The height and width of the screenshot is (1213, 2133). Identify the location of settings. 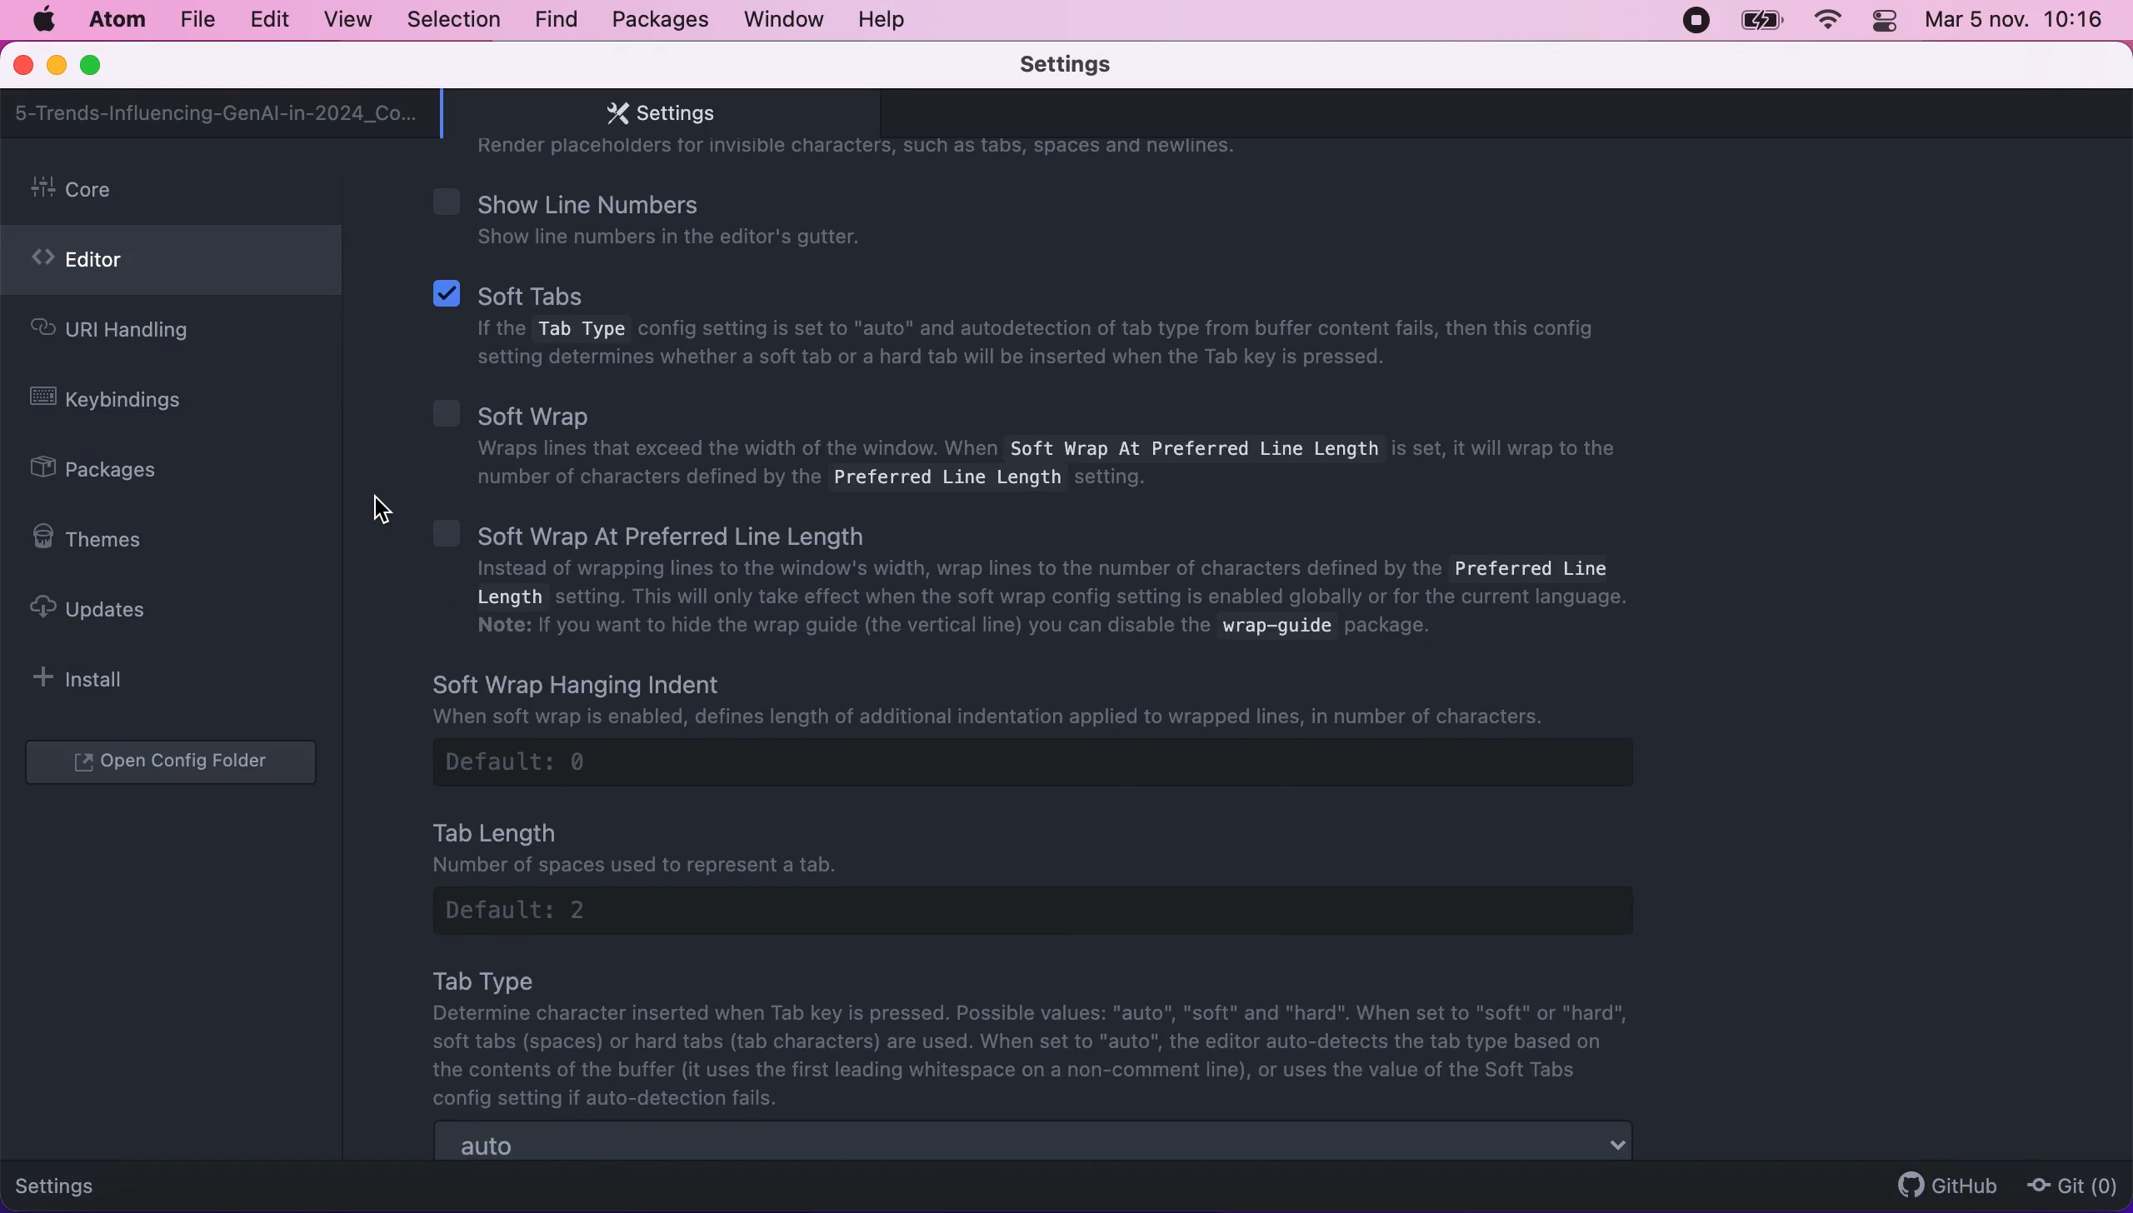
(1091, 66).